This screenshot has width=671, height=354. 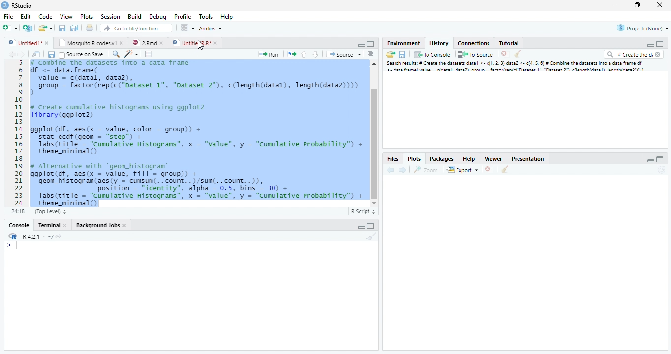 I want to click on Minimize, so click(x=650, y=45).